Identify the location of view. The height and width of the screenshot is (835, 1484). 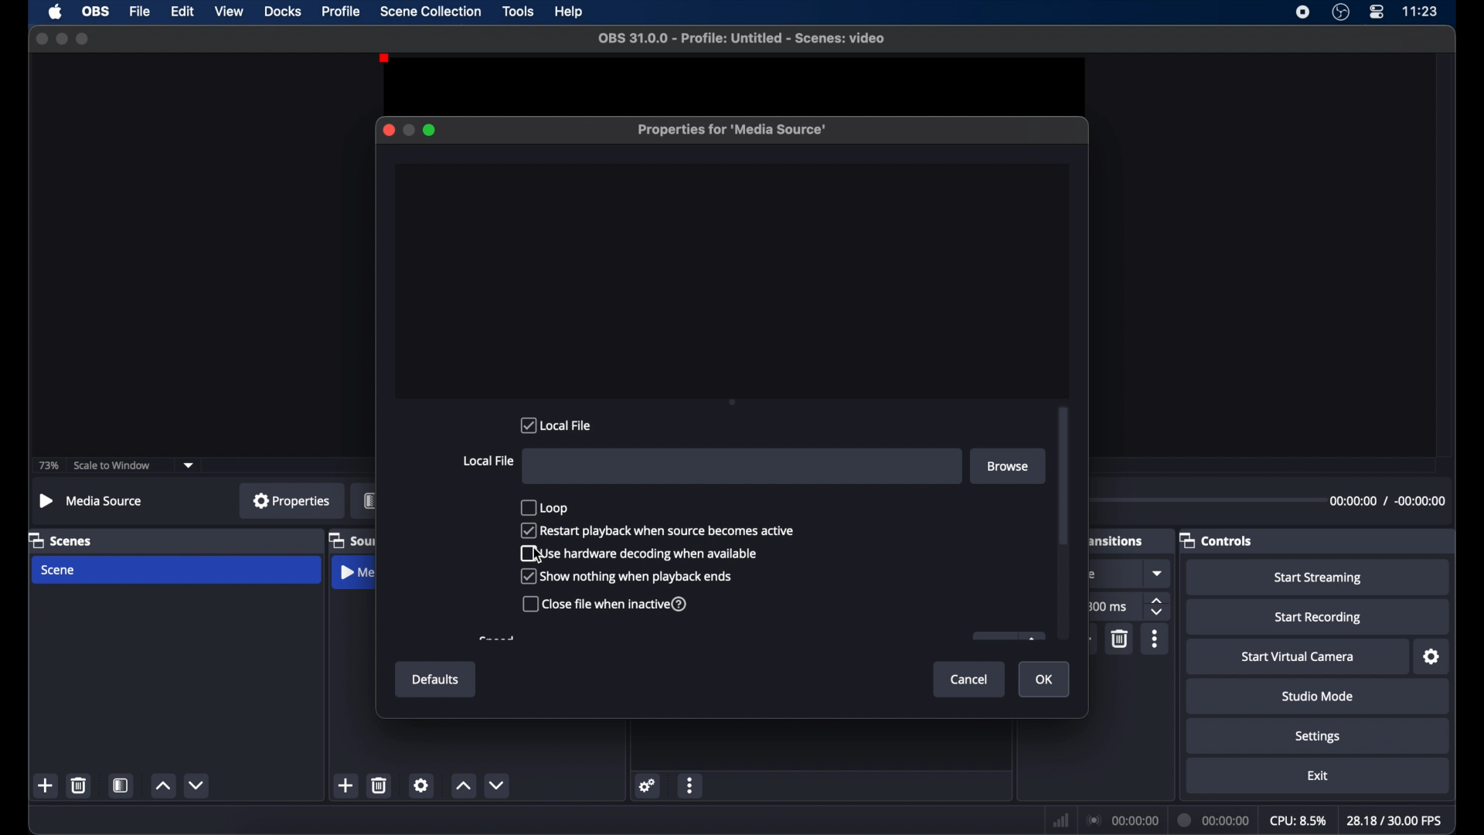
(229, 11).